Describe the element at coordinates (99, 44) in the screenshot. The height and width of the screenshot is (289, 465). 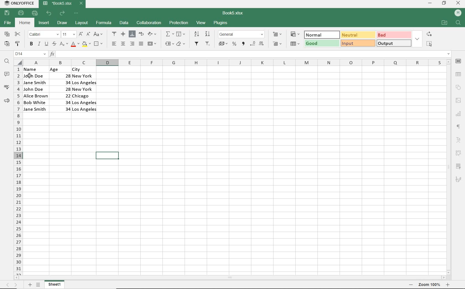
I see `BORDERS` at that location.